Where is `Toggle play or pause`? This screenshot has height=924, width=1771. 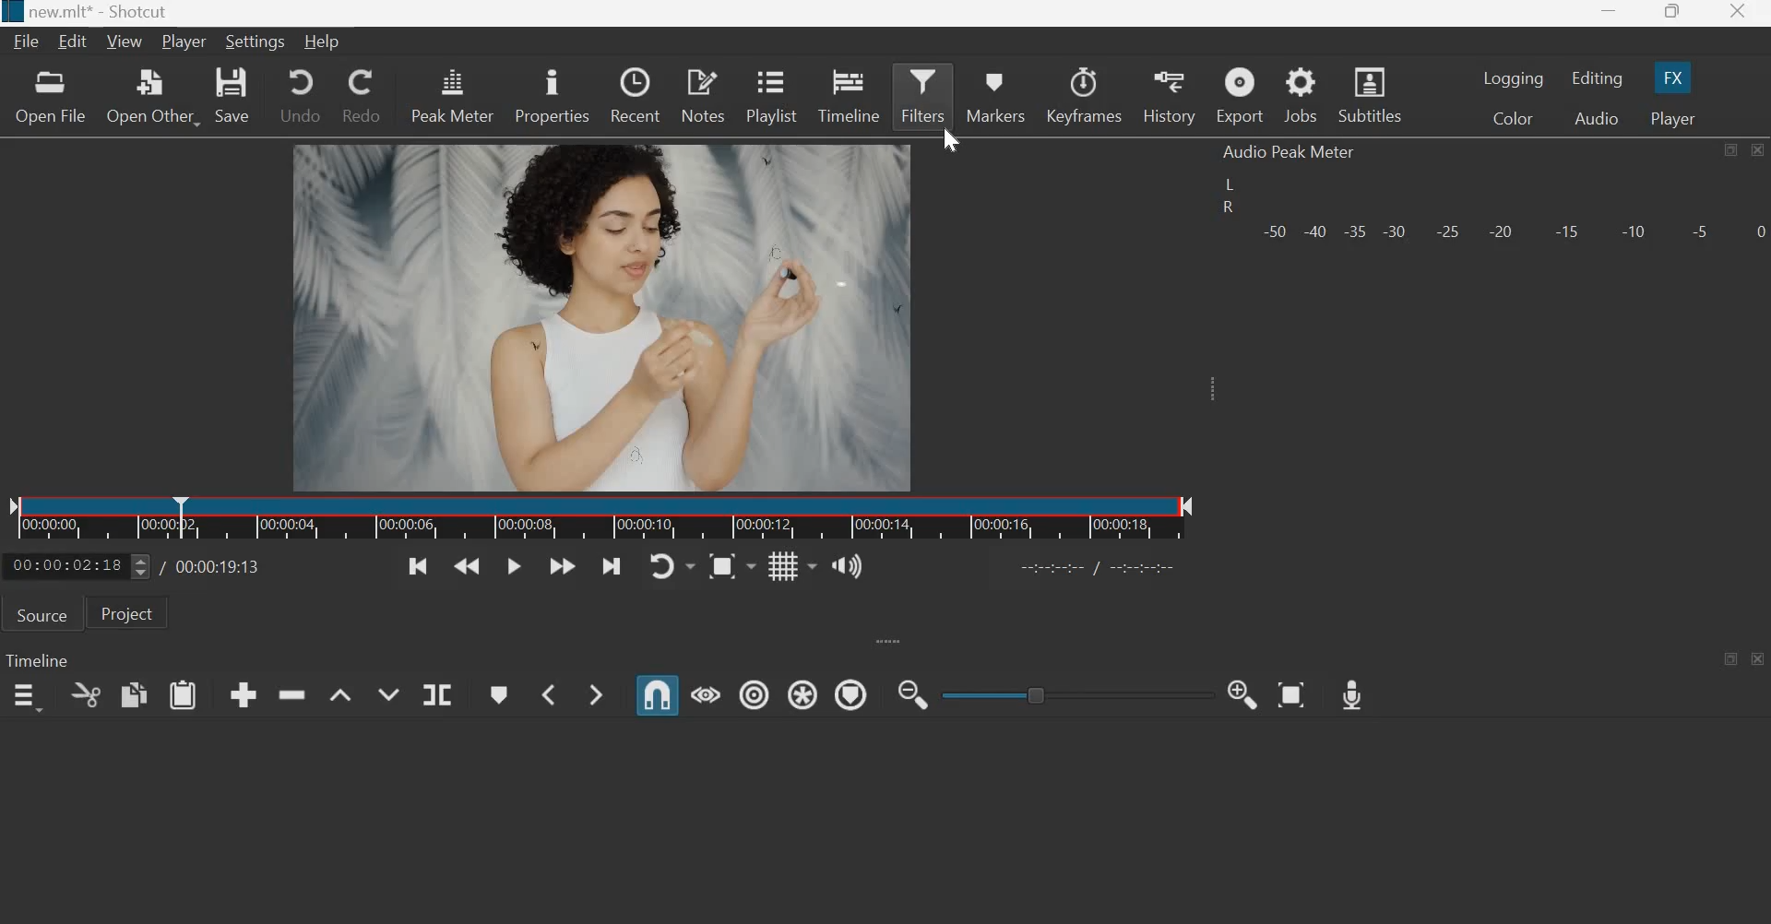 Toggle play or pause is located at coordinates (517, 566).